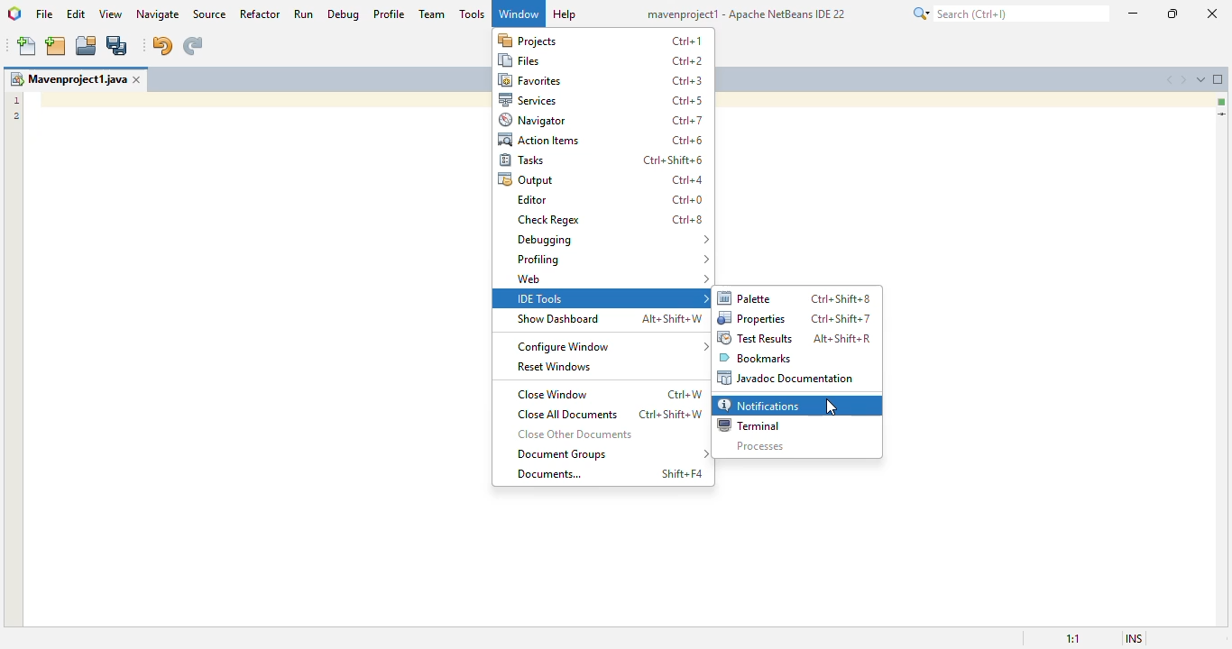 This screenshot has height=649, width=1232. I want to click on minimize, so click(1133, 12).